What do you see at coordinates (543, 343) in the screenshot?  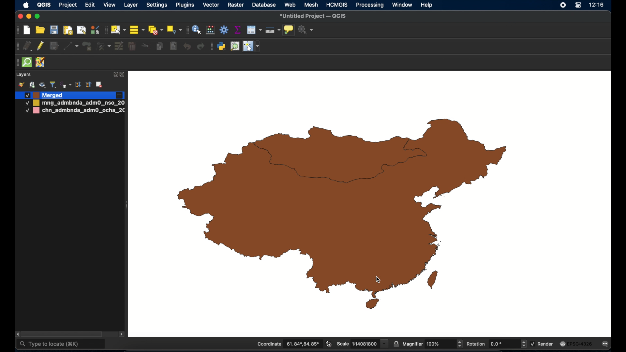 I see `render` at bounding box center [543, 343].